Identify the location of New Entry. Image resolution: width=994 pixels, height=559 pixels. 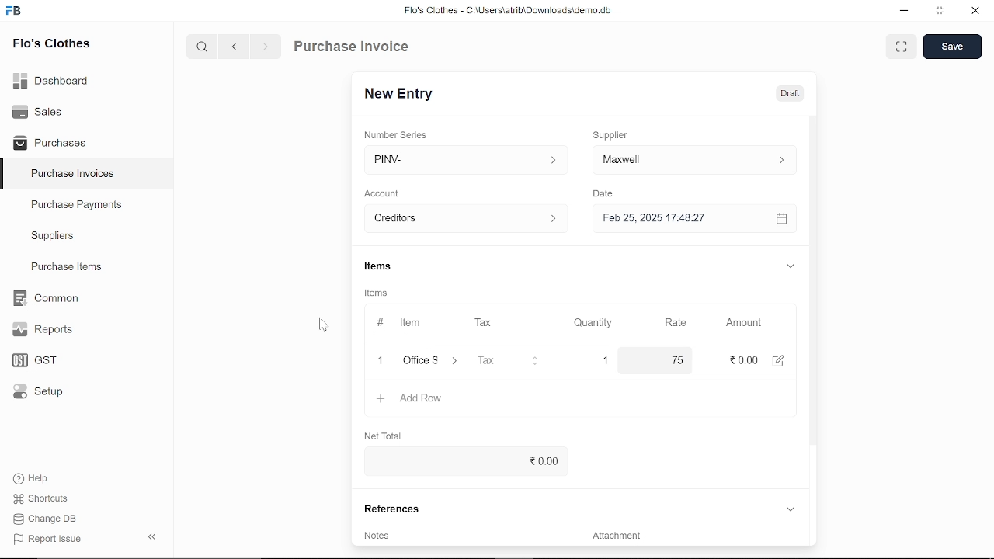
(402, 92).